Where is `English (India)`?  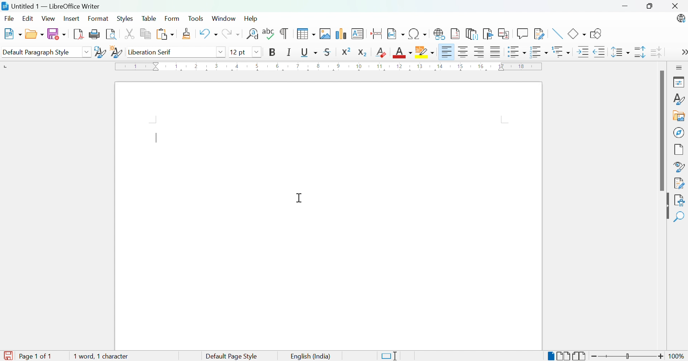
English (India) is located at coordinates (310, 356).